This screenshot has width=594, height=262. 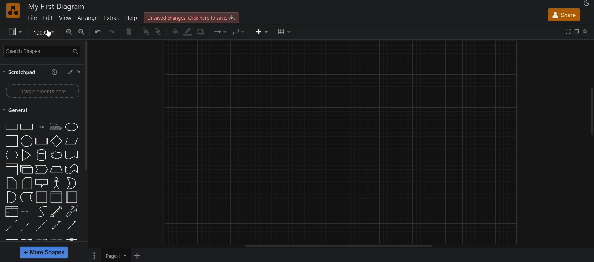 What do you see at coordinates (567, 32) in the screenshot?
I see `fullscreen` at bounding box center [567, 32].